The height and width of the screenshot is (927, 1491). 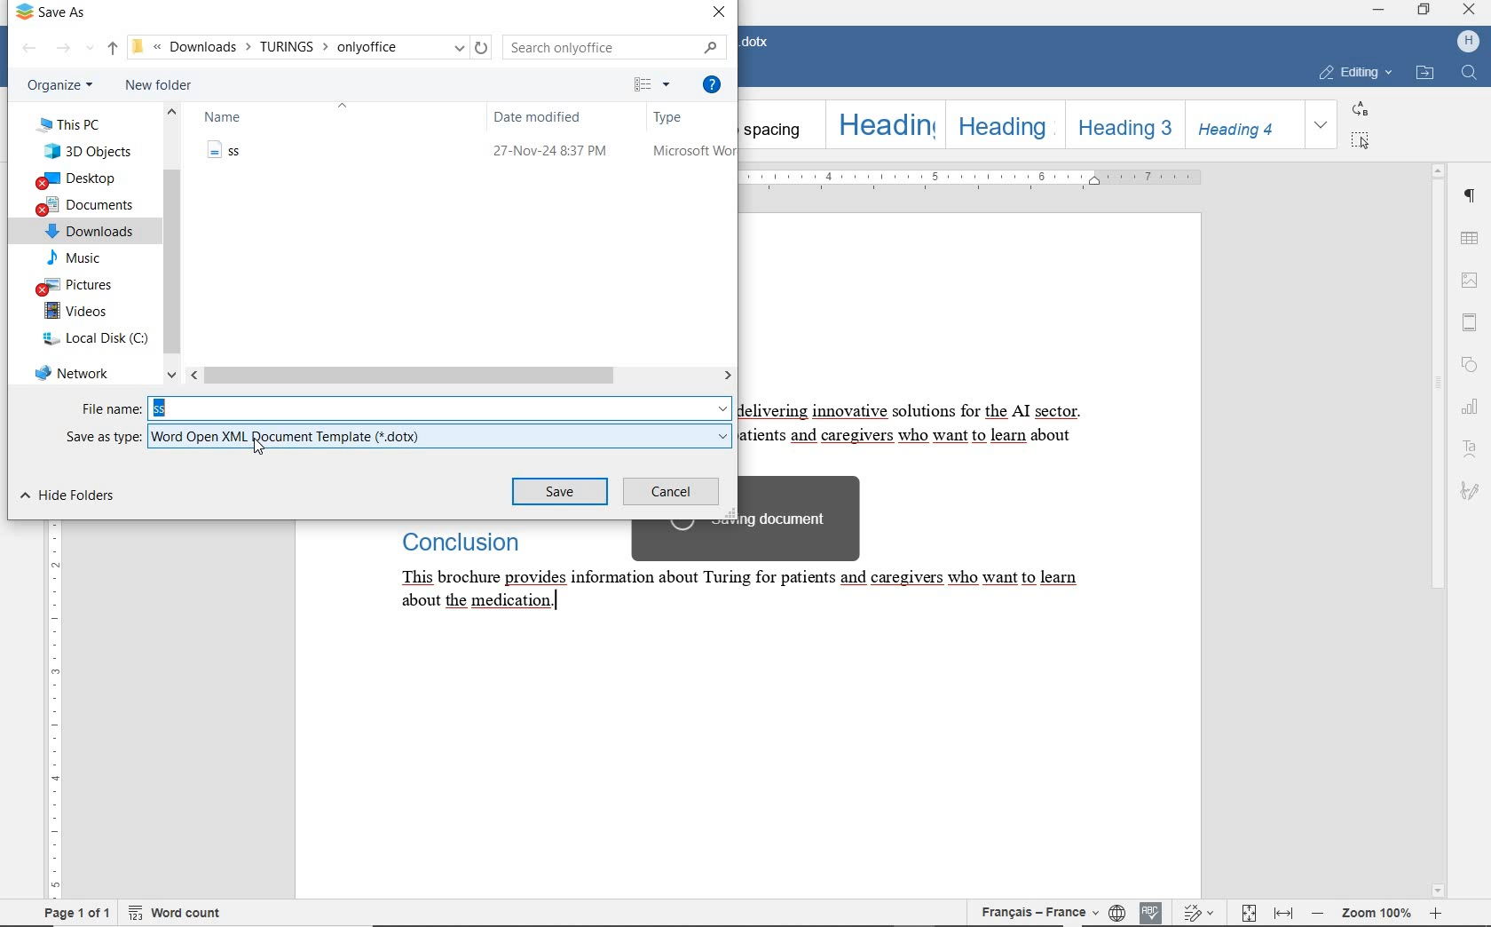 What do you see at coordinates (760, 43) in the screenshot?
I see `DOCUMENT NAME` at bounding box center [760, 43].